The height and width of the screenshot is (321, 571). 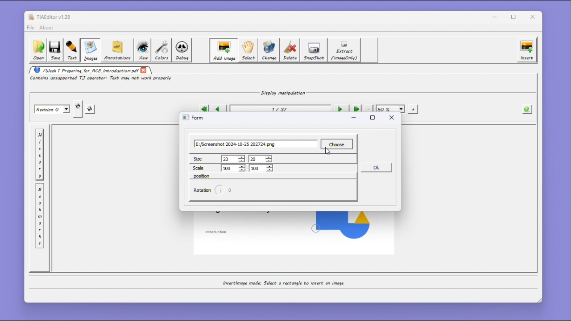 What do you see at coordinates (55, 51) in the screenshot?
I see `save` at bounding box center [55, 51].